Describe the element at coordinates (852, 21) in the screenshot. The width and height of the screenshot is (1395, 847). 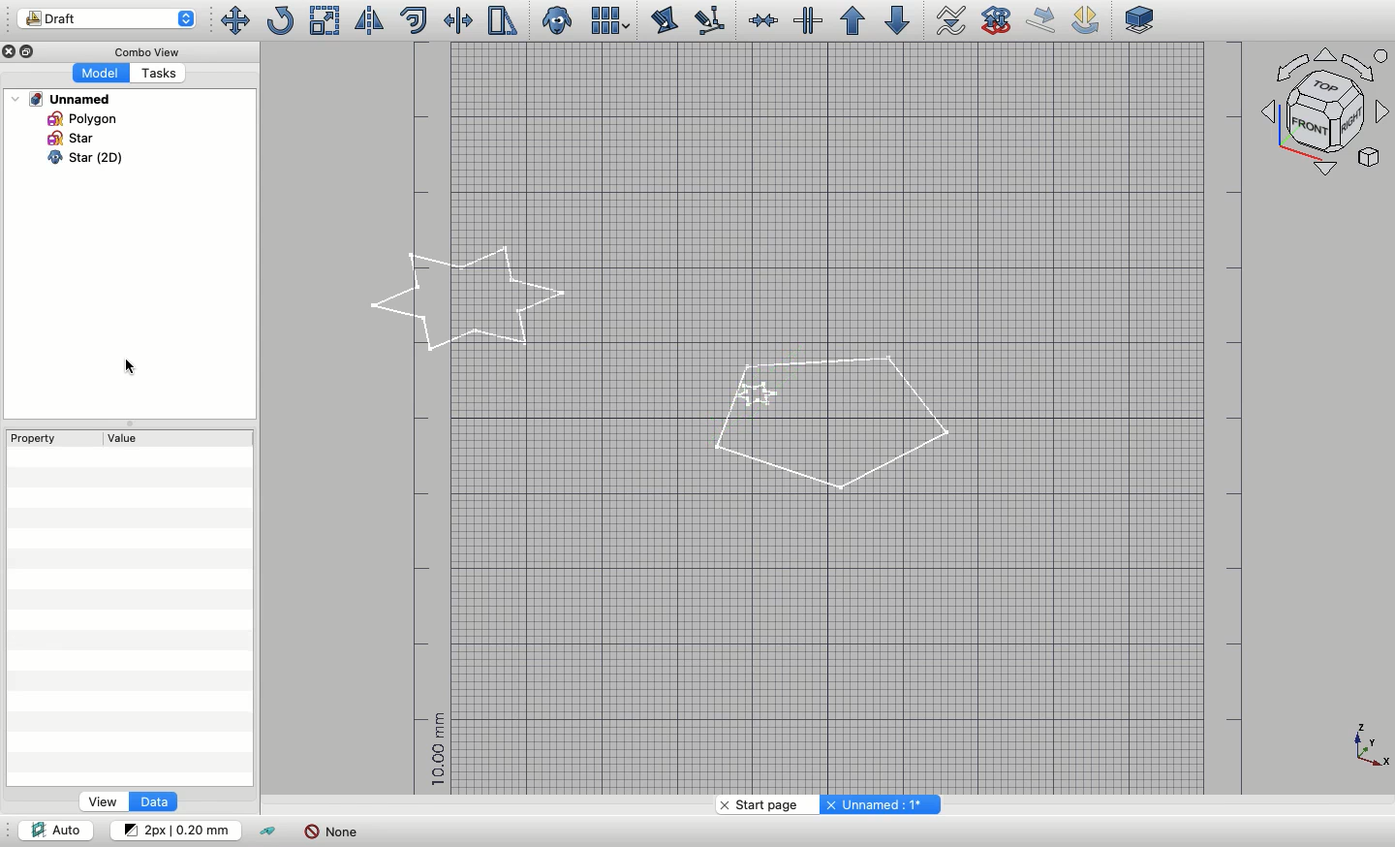
I see `Upgrade` at that location.